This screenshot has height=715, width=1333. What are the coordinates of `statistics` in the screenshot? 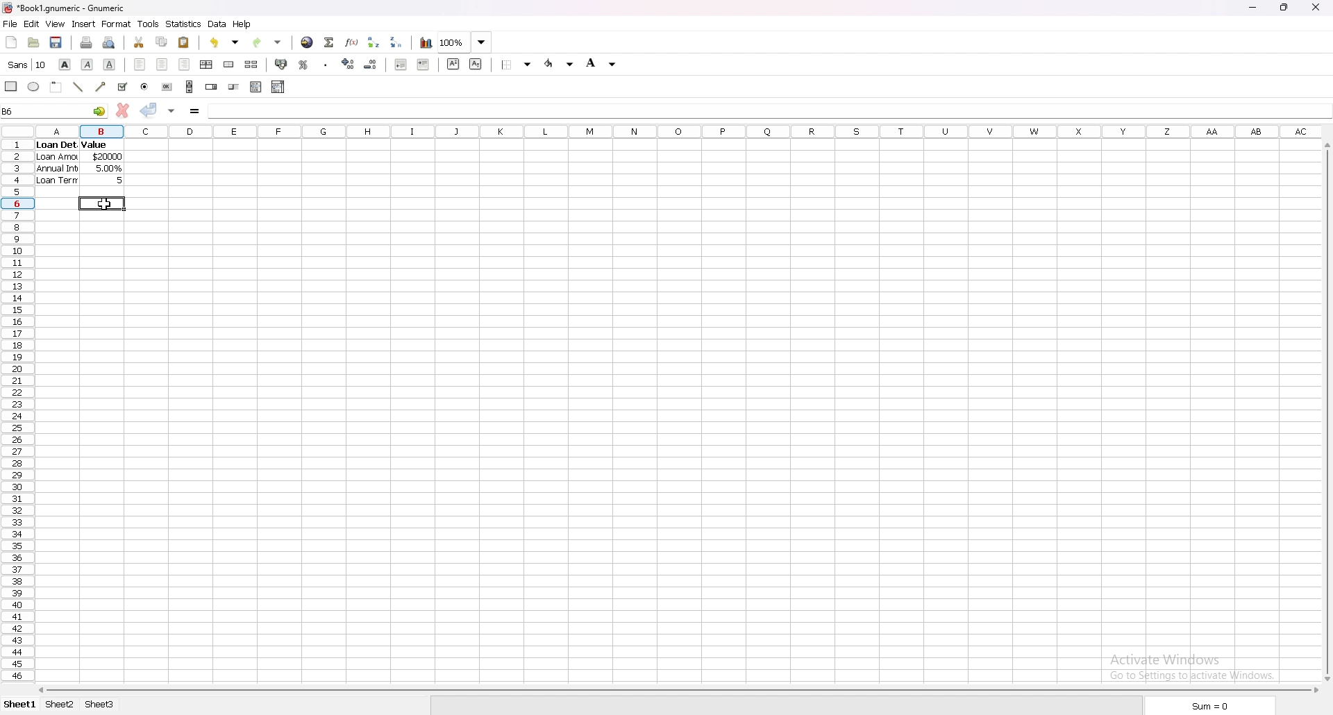 It's located at (184, 24).